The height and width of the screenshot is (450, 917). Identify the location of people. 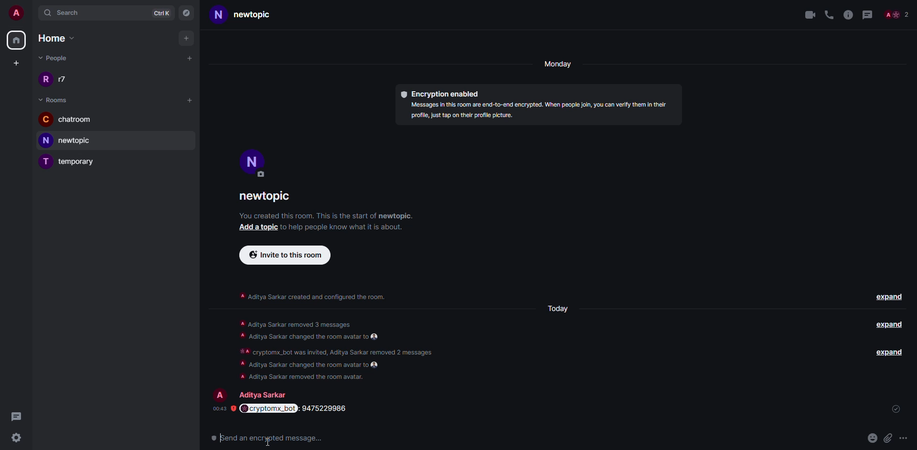
(896, 15).